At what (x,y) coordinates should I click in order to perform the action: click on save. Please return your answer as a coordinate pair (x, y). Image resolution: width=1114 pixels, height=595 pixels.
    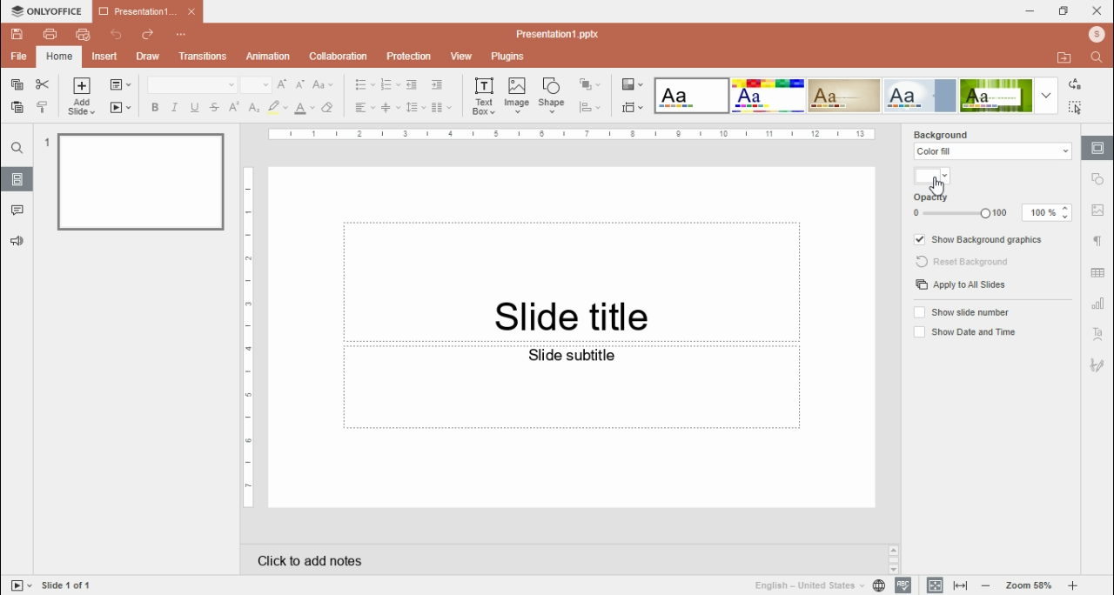
    Looking at the image, I should click on (17, 33).